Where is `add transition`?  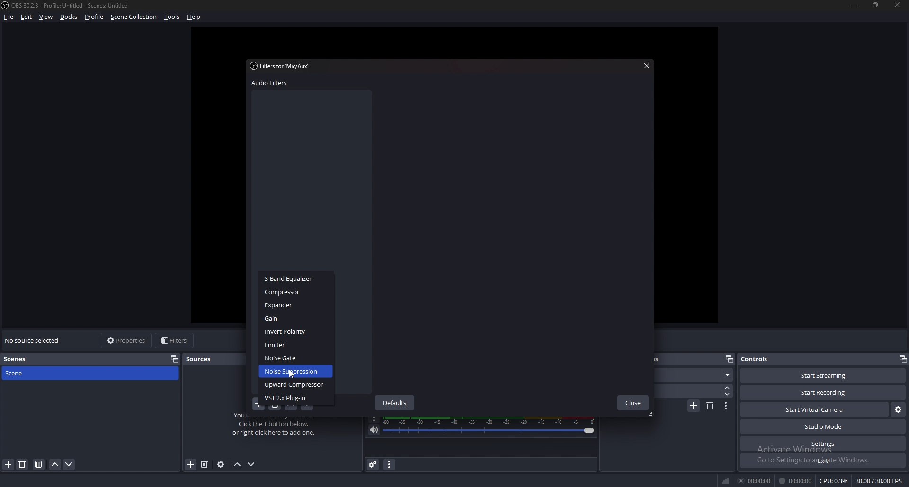 add transition is located at coordinates (693, 407).